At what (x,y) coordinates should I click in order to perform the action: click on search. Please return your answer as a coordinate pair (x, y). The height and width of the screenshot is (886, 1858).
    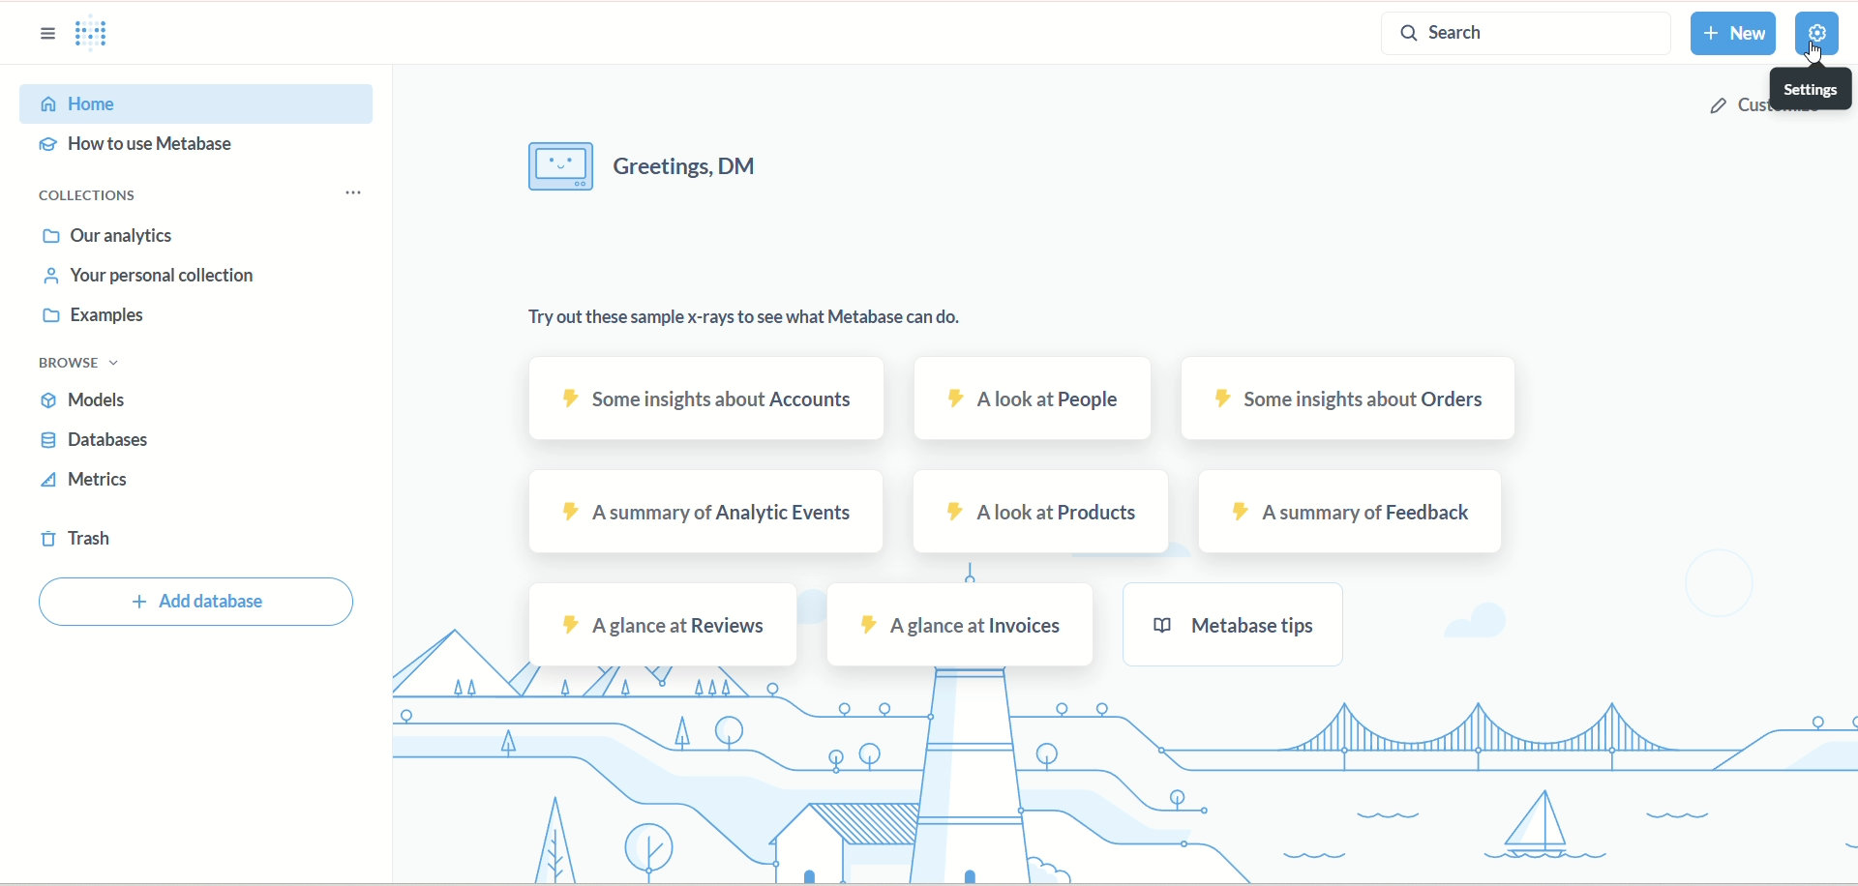
    Looking at the image, I should click on (1526, 34).